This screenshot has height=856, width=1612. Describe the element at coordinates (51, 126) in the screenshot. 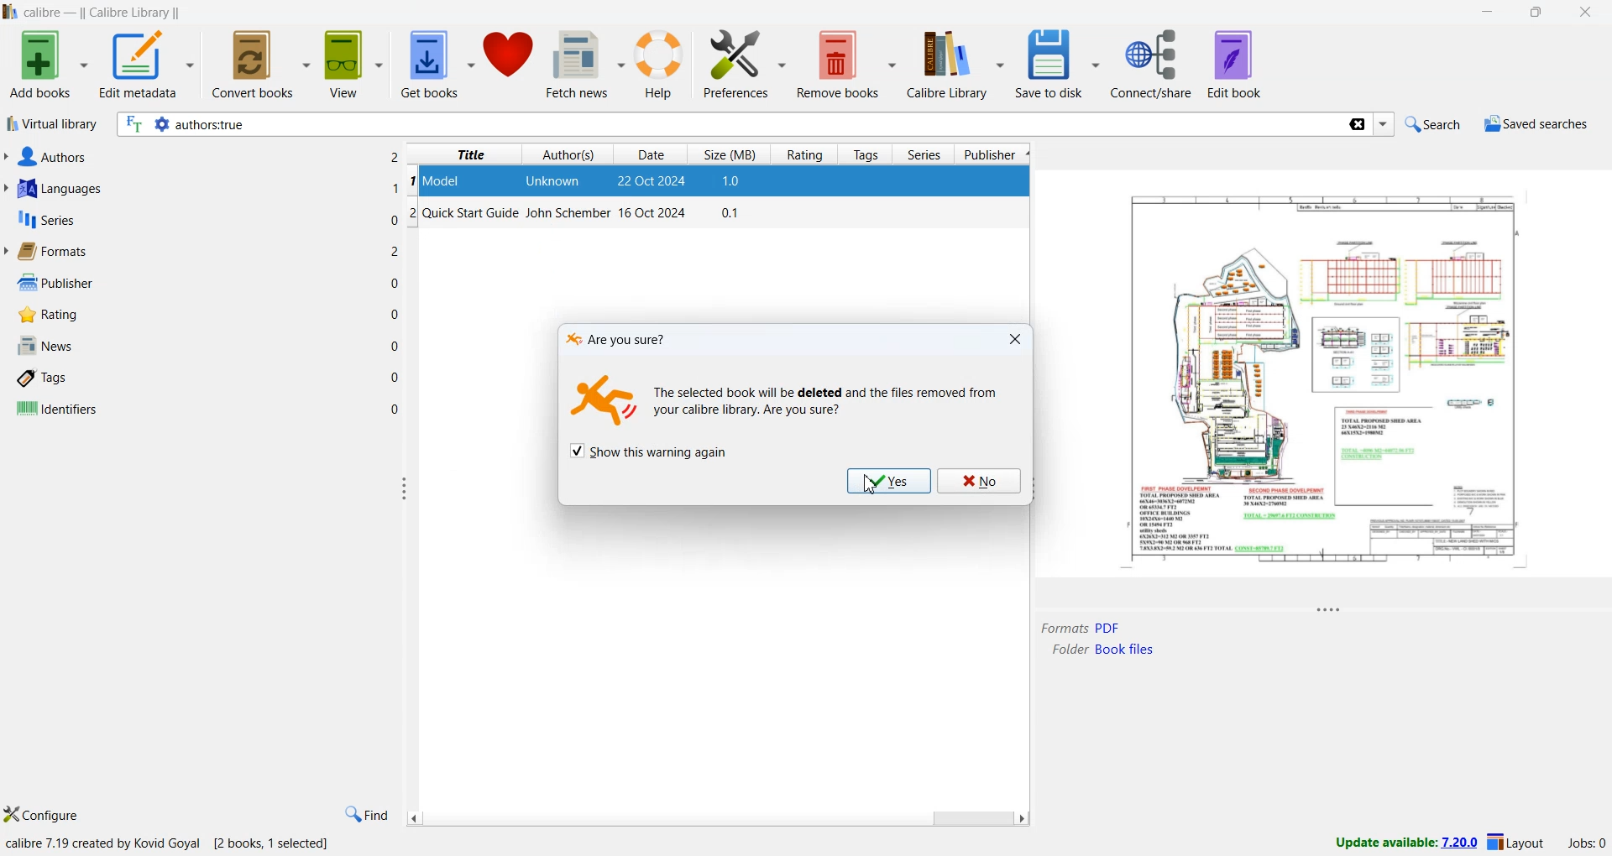

I see `virtual library` at that location.